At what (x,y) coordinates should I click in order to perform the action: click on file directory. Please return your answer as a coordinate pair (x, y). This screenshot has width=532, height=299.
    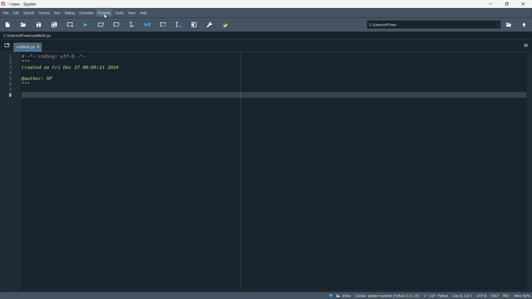
    Looking at the image, I should click on (27, 36).